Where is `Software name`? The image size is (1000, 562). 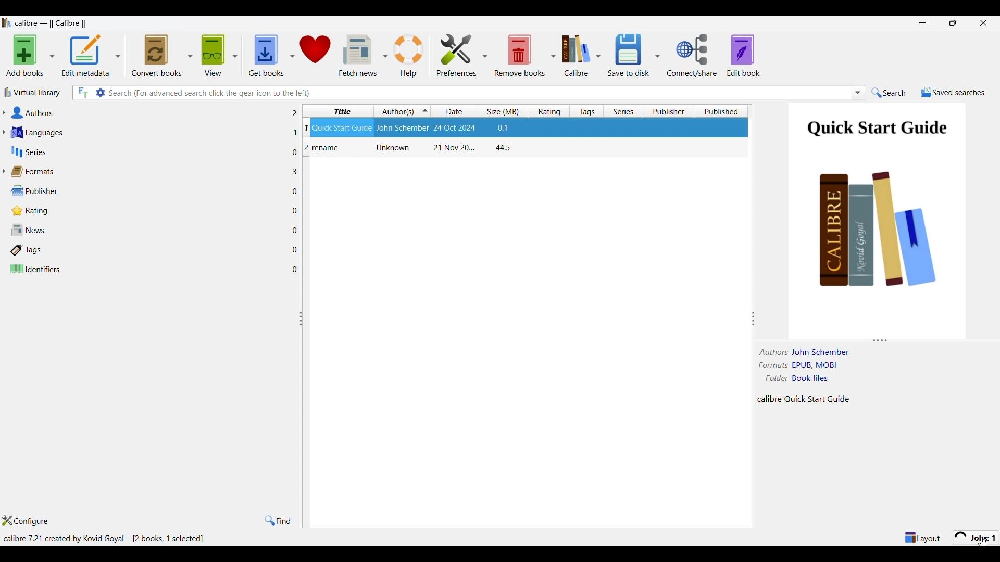 Software name is located at coordinates (54, 23).